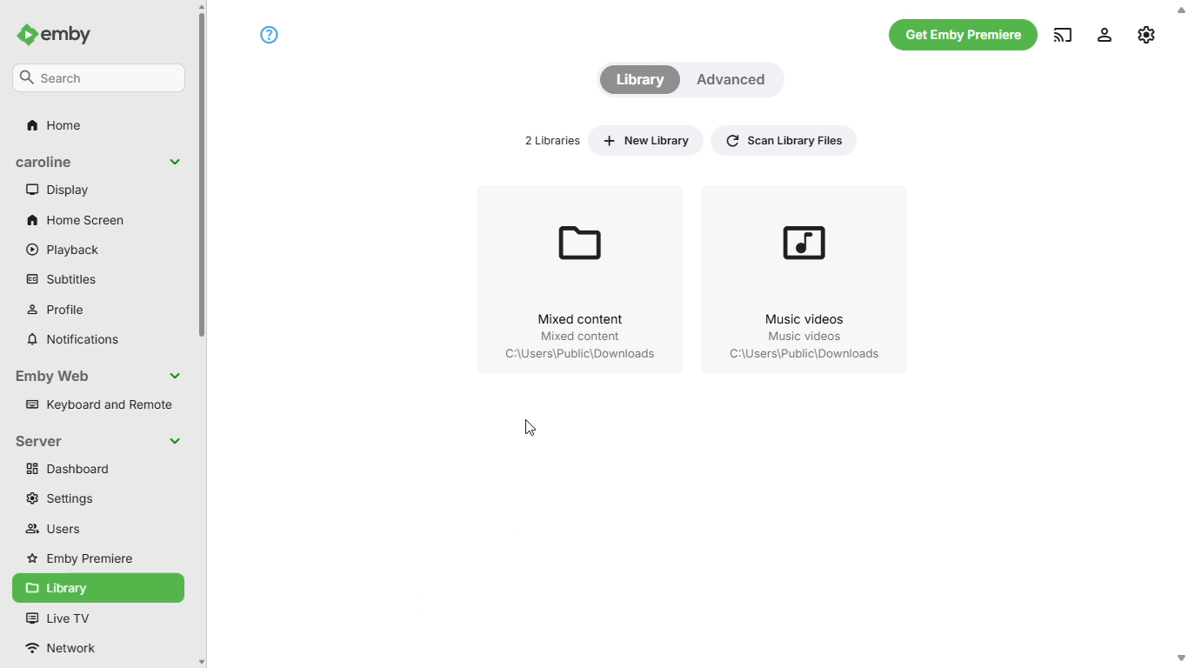  What do you see at coordinates (175, 440) in the screenshot?
I see `toggle collapse` at bounding box center [175, 440].